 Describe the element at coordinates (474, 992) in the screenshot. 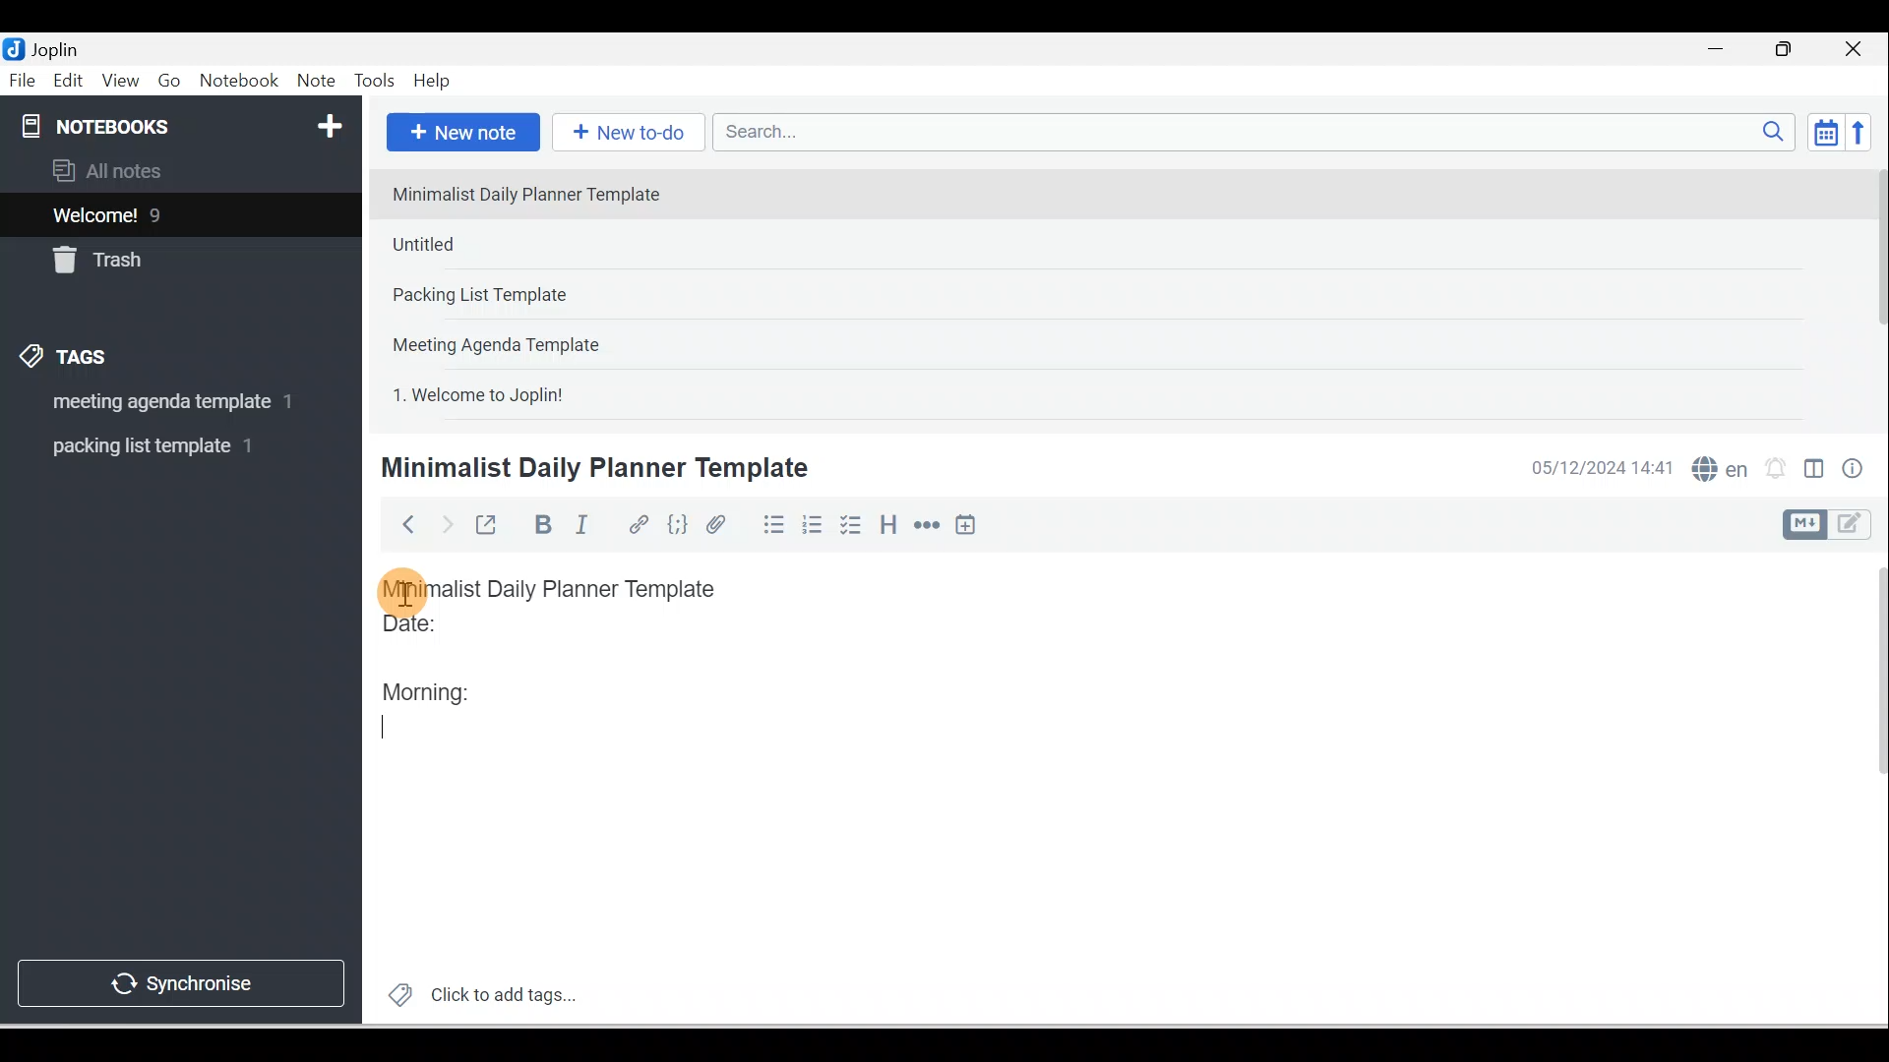

I see `Click to add tags` at that location.